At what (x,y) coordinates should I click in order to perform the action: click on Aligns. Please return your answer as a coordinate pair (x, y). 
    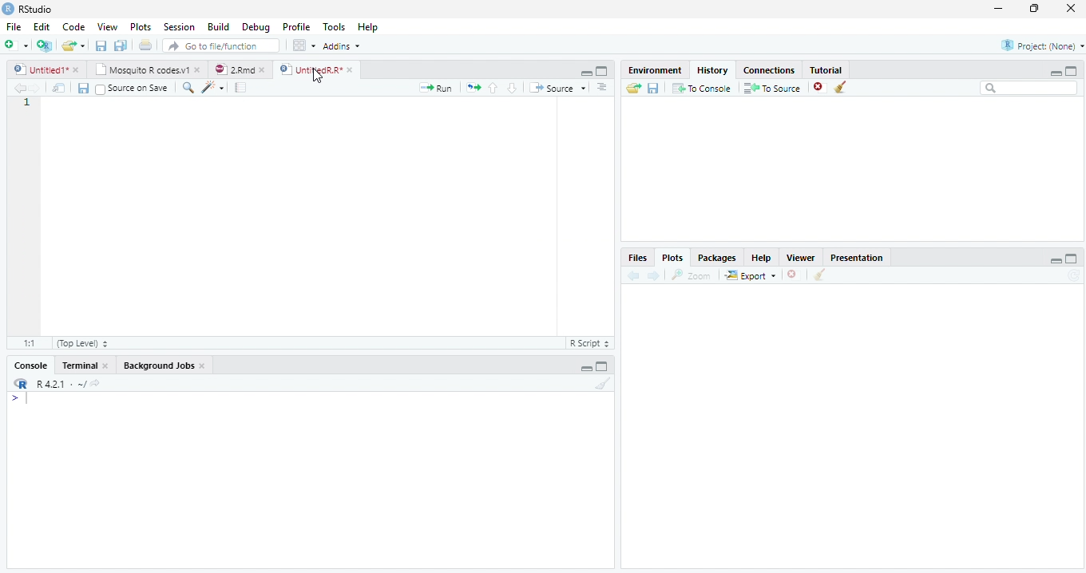
    Looking at the image, I should click on (603, 88).